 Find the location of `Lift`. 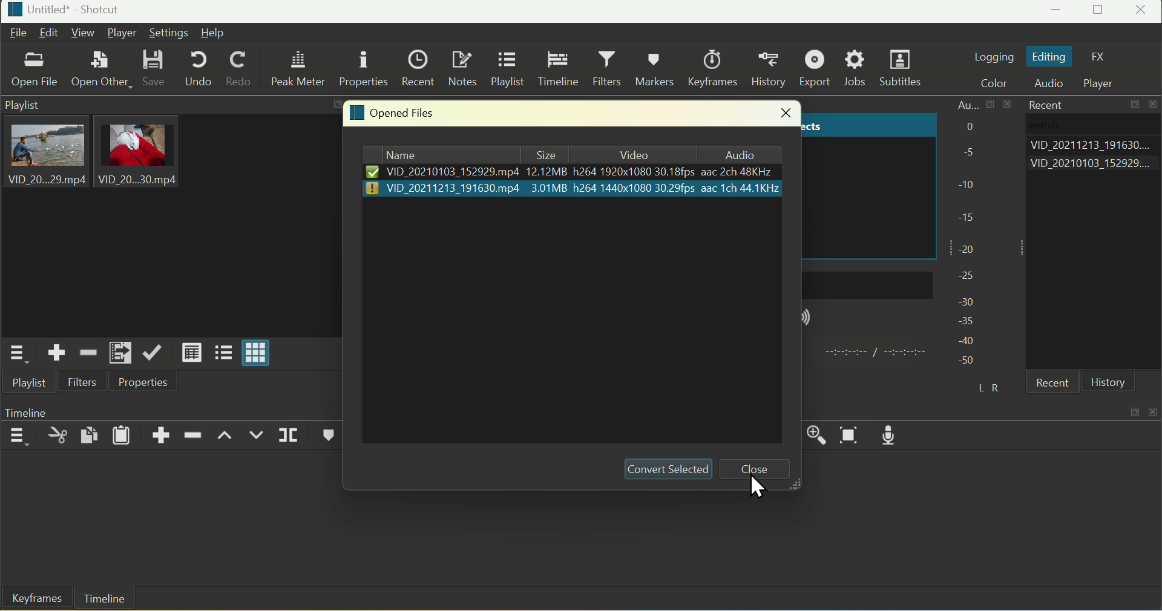

Lift is located at coordinates (226, 437).